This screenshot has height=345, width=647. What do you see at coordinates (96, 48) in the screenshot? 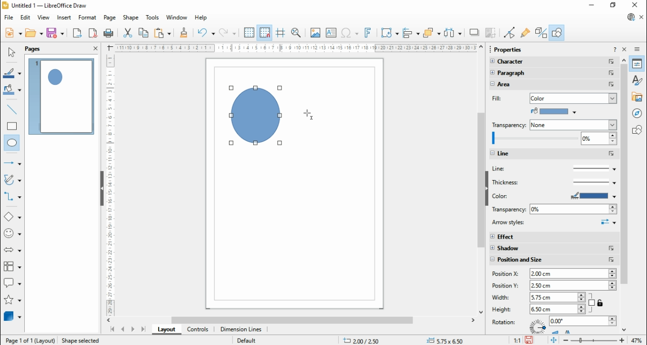
I see `close panel` at bounding box center [96, 48].